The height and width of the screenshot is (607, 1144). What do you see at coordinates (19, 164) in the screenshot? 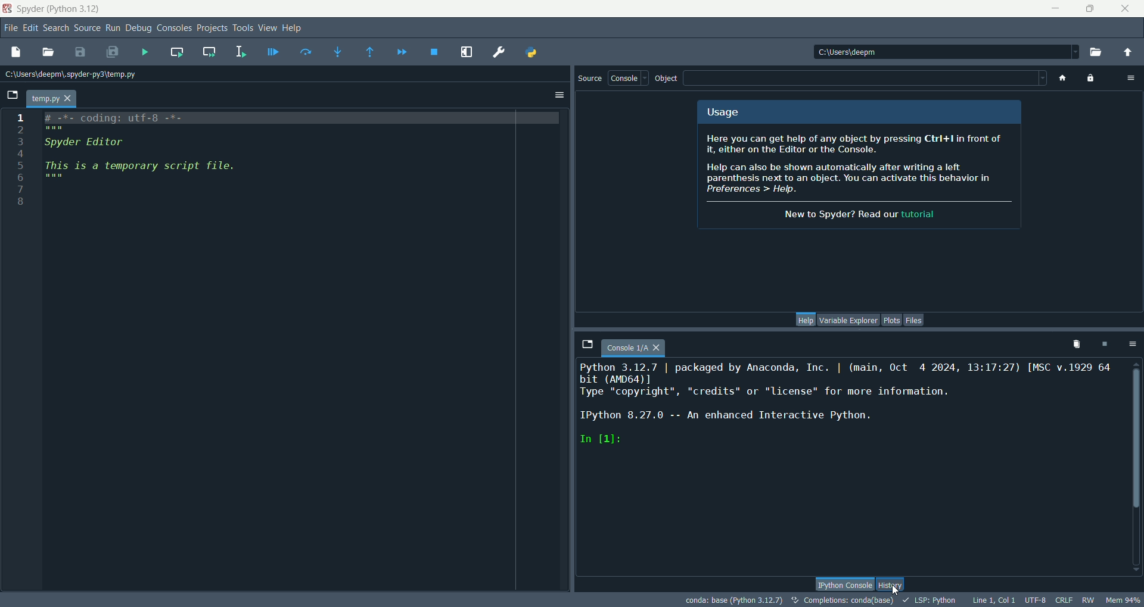
I see `line number` at bounding box center [19, 164].